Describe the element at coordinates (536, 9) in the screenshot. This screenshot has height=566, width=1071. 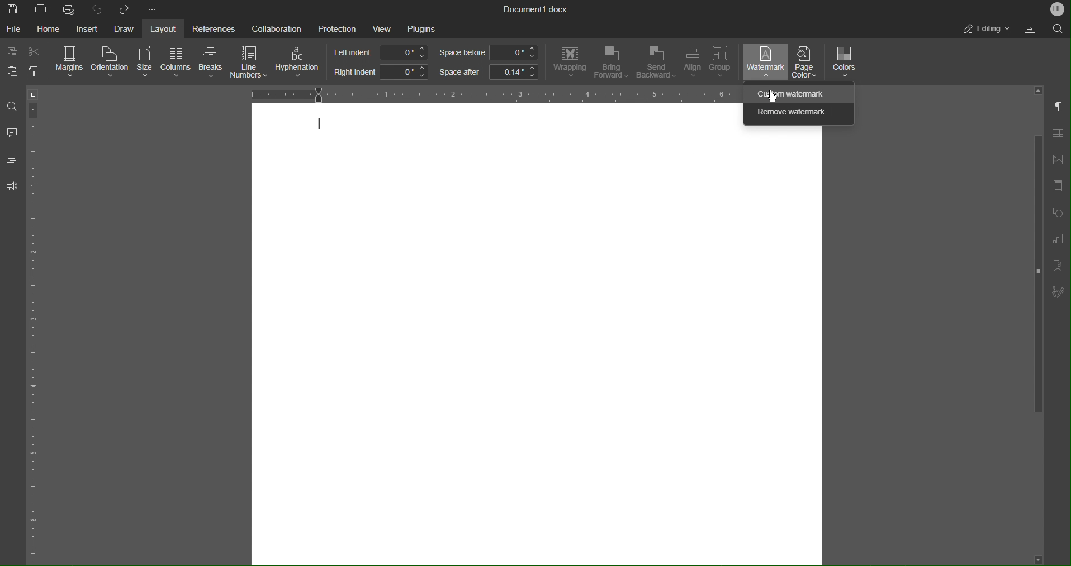
I see `Document Title` at that location.